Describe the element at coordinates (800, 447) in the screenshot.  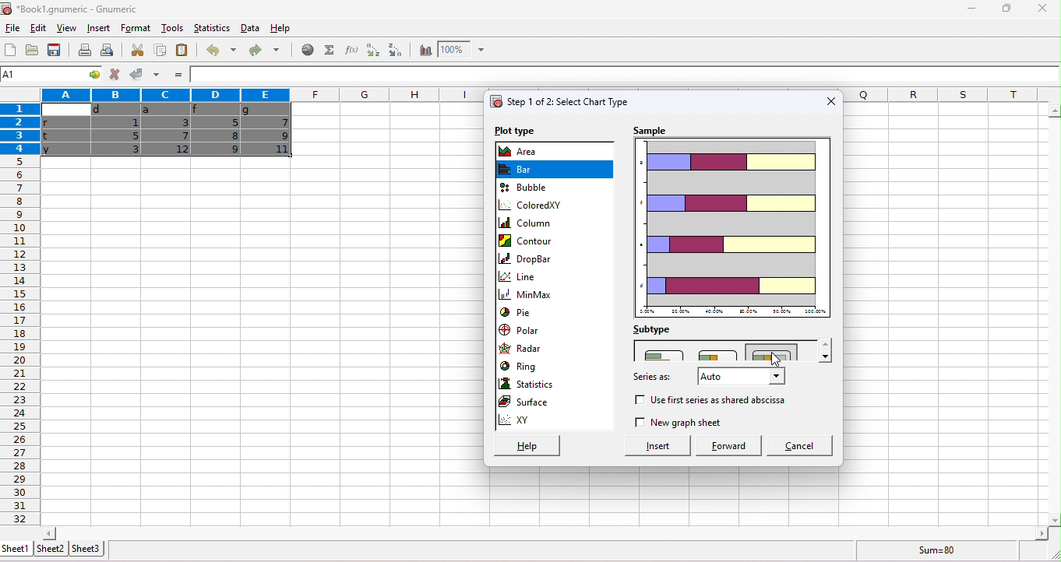
I see `cancel` at that location.